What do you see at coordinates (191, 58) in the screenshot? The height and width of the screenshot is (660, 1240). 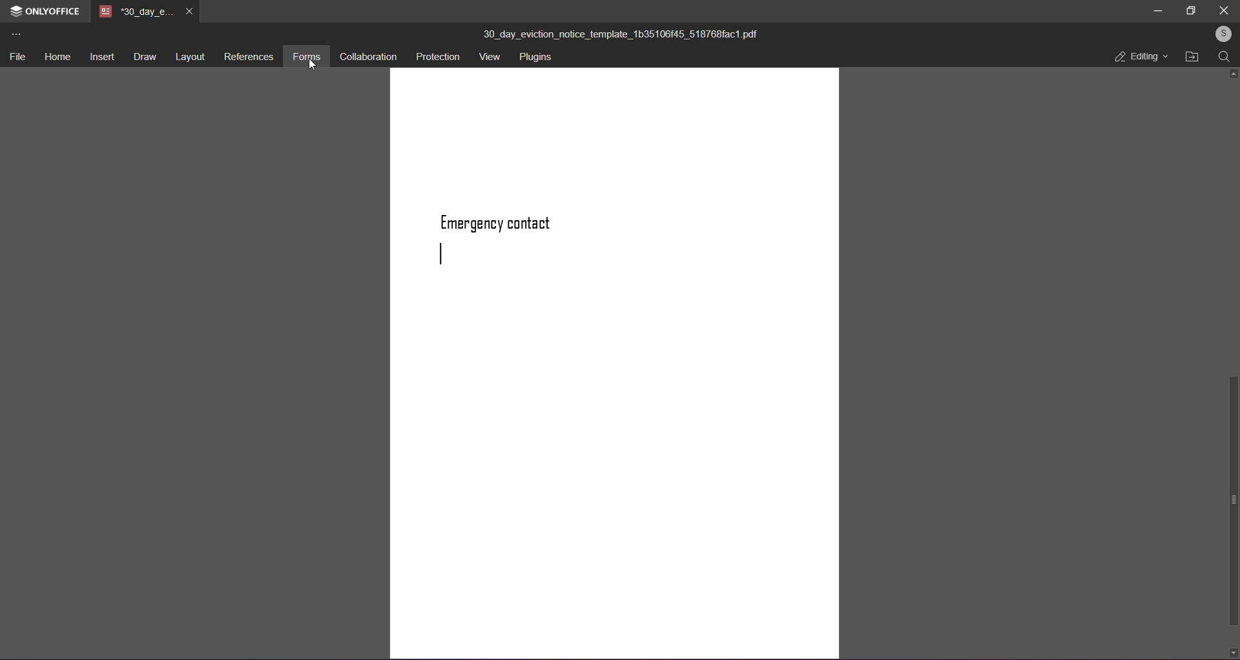 I see `layout` at bounding box center [191, 58].